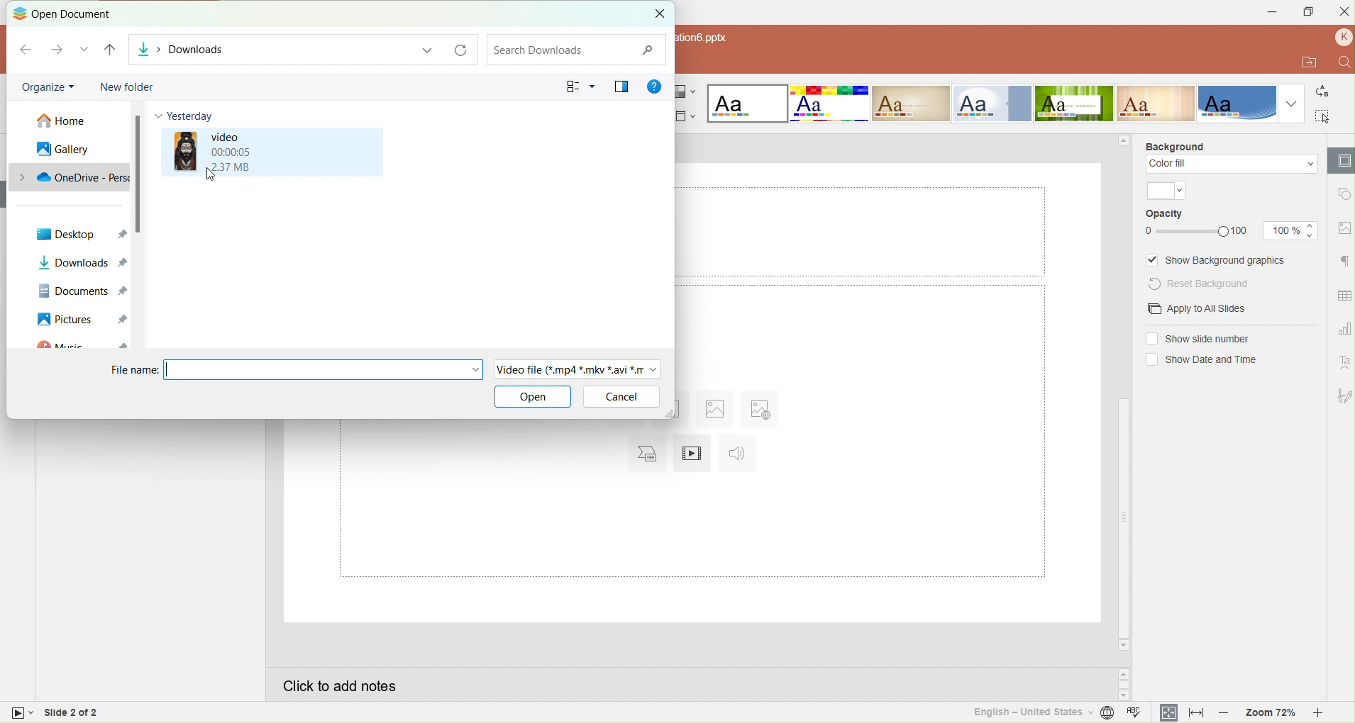 The height and width of the screenshot is (723, 1355). I want to click on Table setting, so click(1342, 294).